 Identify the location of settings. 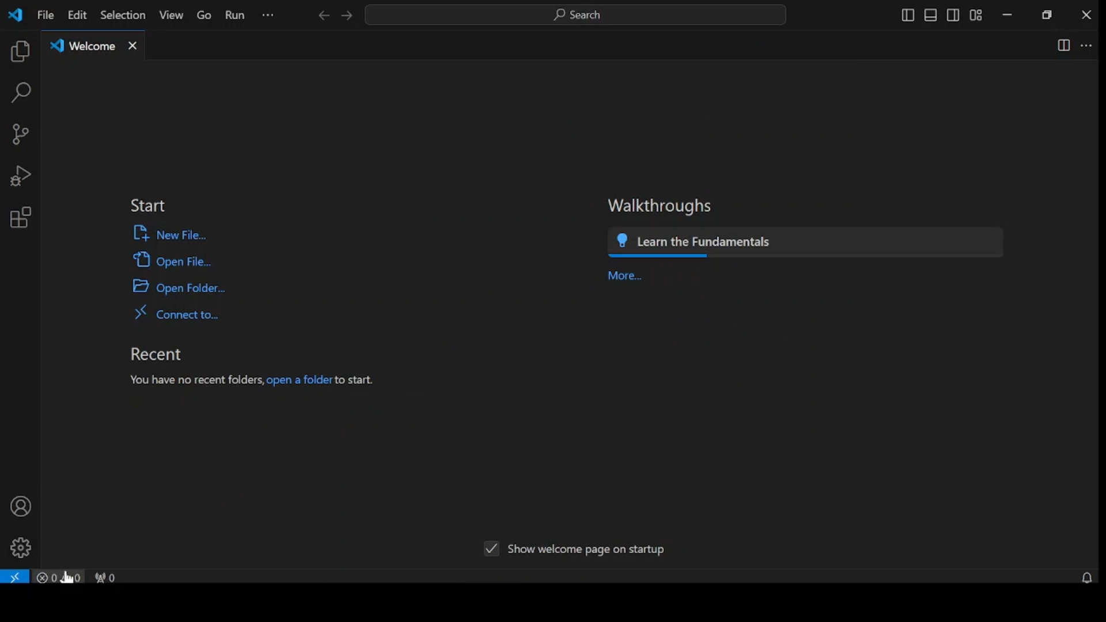
(21, 548).